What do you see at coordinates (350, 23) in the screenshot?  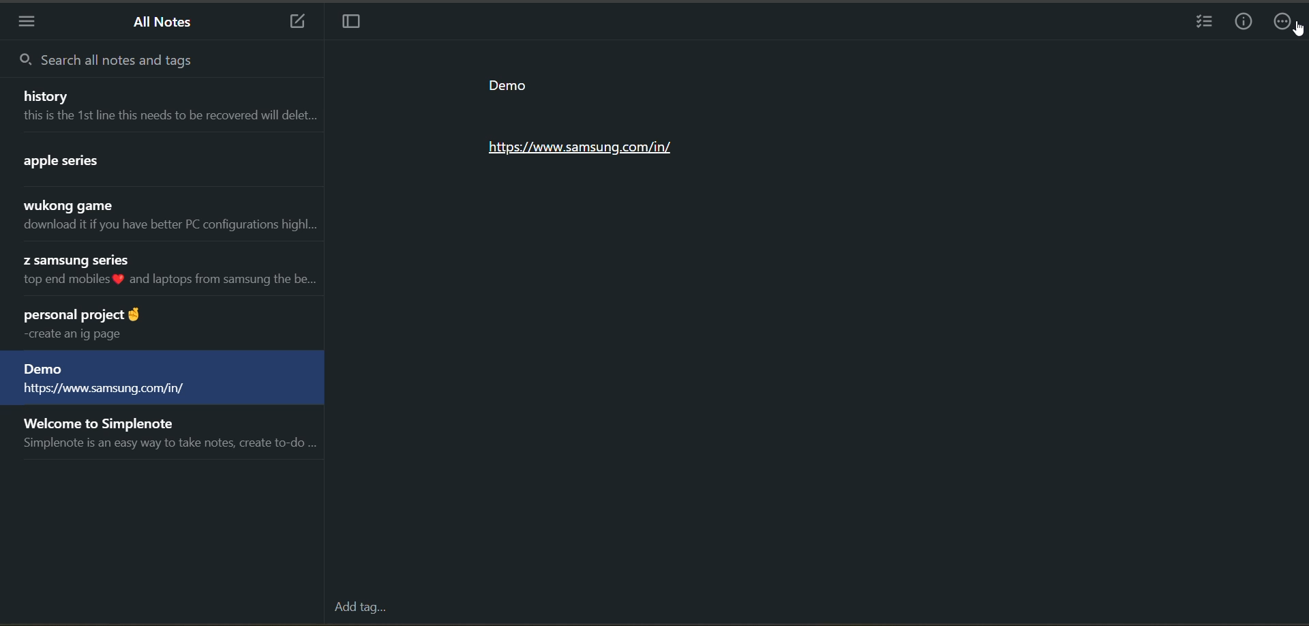 I see `toggle focus mode` at bounding box center [350, 23].